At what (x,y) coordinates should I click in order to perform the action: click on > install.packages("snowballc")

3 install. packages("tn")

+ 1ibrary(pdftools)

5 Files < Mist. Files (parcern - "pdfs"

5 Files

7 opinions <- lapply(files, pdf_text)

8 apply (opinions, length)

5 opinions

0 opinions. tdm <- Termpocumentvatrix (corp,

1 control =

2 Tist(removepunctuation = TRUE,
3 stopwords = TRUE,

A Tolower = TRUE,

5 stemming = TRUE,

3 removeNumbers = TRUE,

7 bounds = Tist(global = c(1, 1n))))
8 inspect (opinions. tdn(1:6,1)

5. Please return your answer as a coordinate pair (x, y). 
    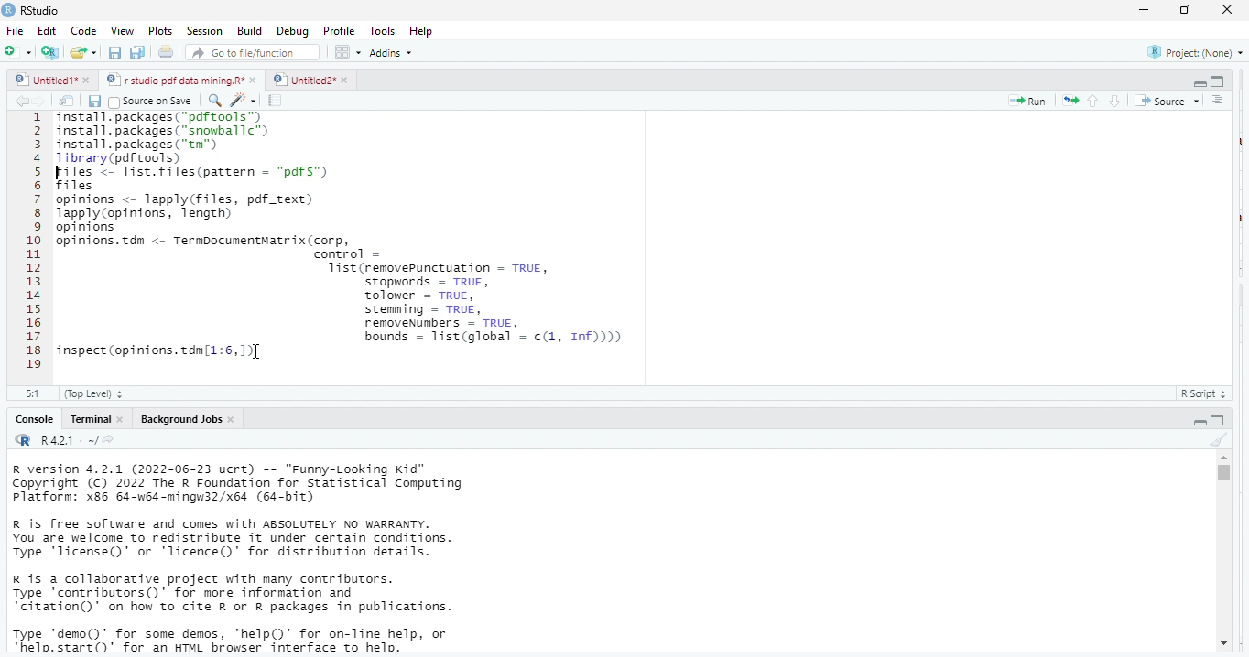
    Looking at the image, I should click on (397, 243).